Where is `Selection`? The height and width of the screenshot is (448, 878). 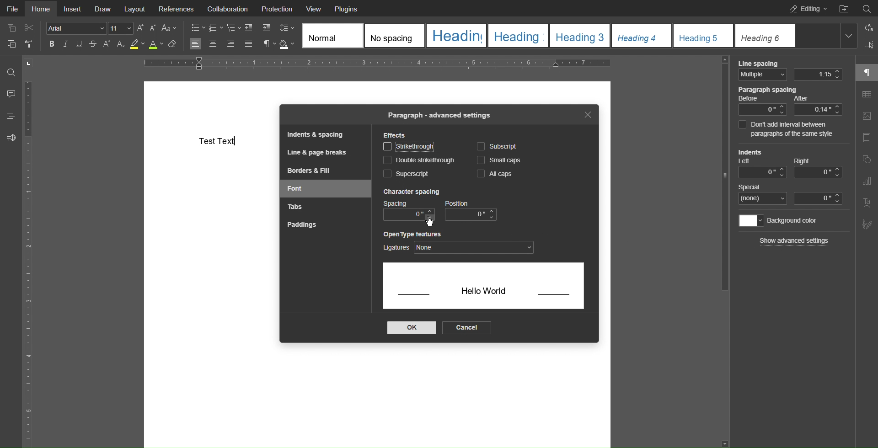
Selection is located at coordinates (867, 45).